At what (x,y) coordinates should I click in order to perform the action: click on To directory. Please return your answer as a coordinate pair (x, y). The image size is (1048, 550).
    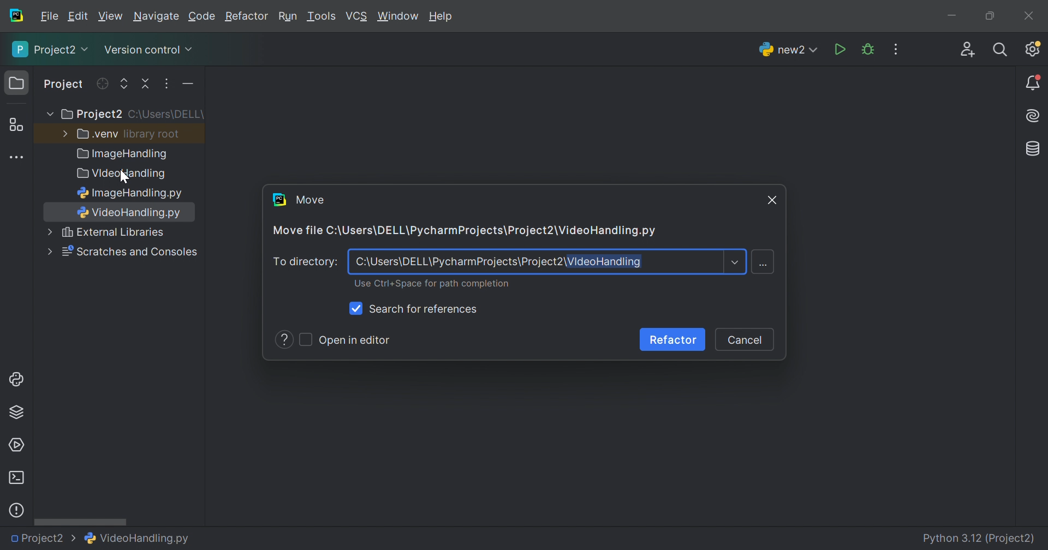
    Looking at the image, I should click on (305, 263).